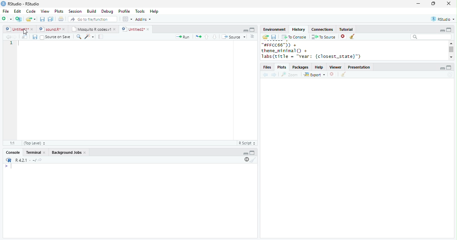  What do you see at coordinates (55, 37) in the screenshot?
I see `Source on Save` at bounding box center [55, 37].